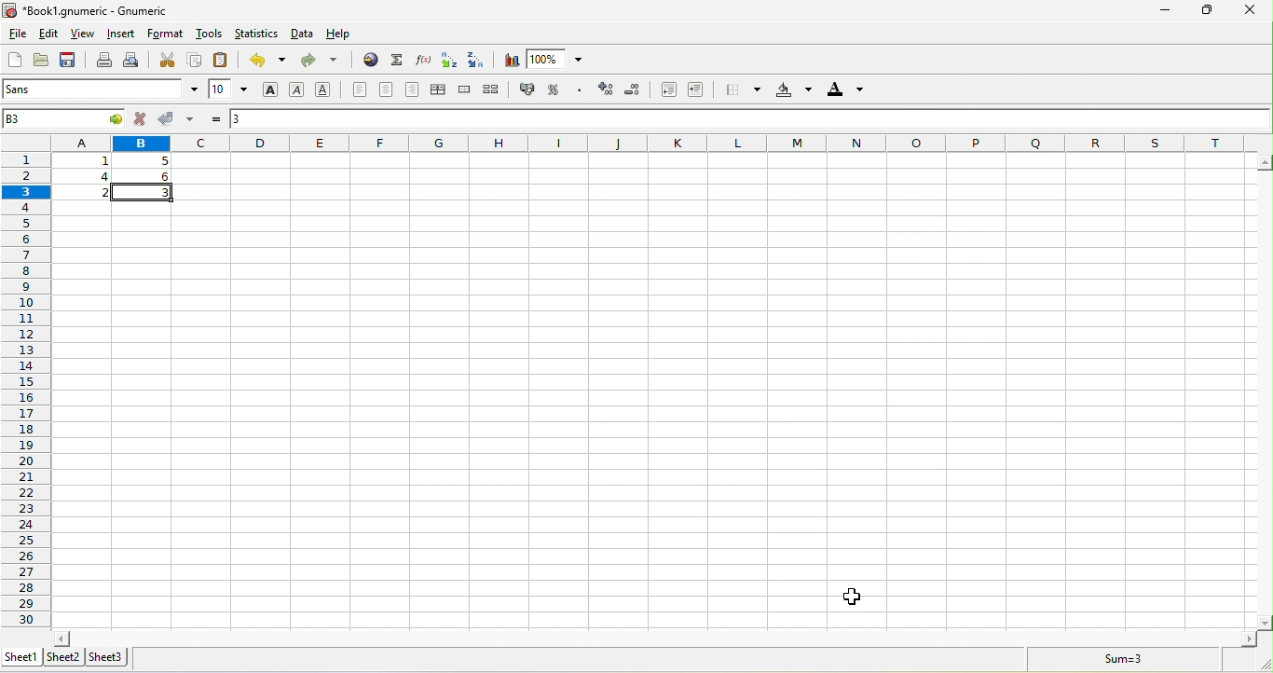 This screenshot has height=673, width=1273. What do you see at coordinates (512, 60) in the screenshot?
I see `chart` at bounding box center [512, 60].